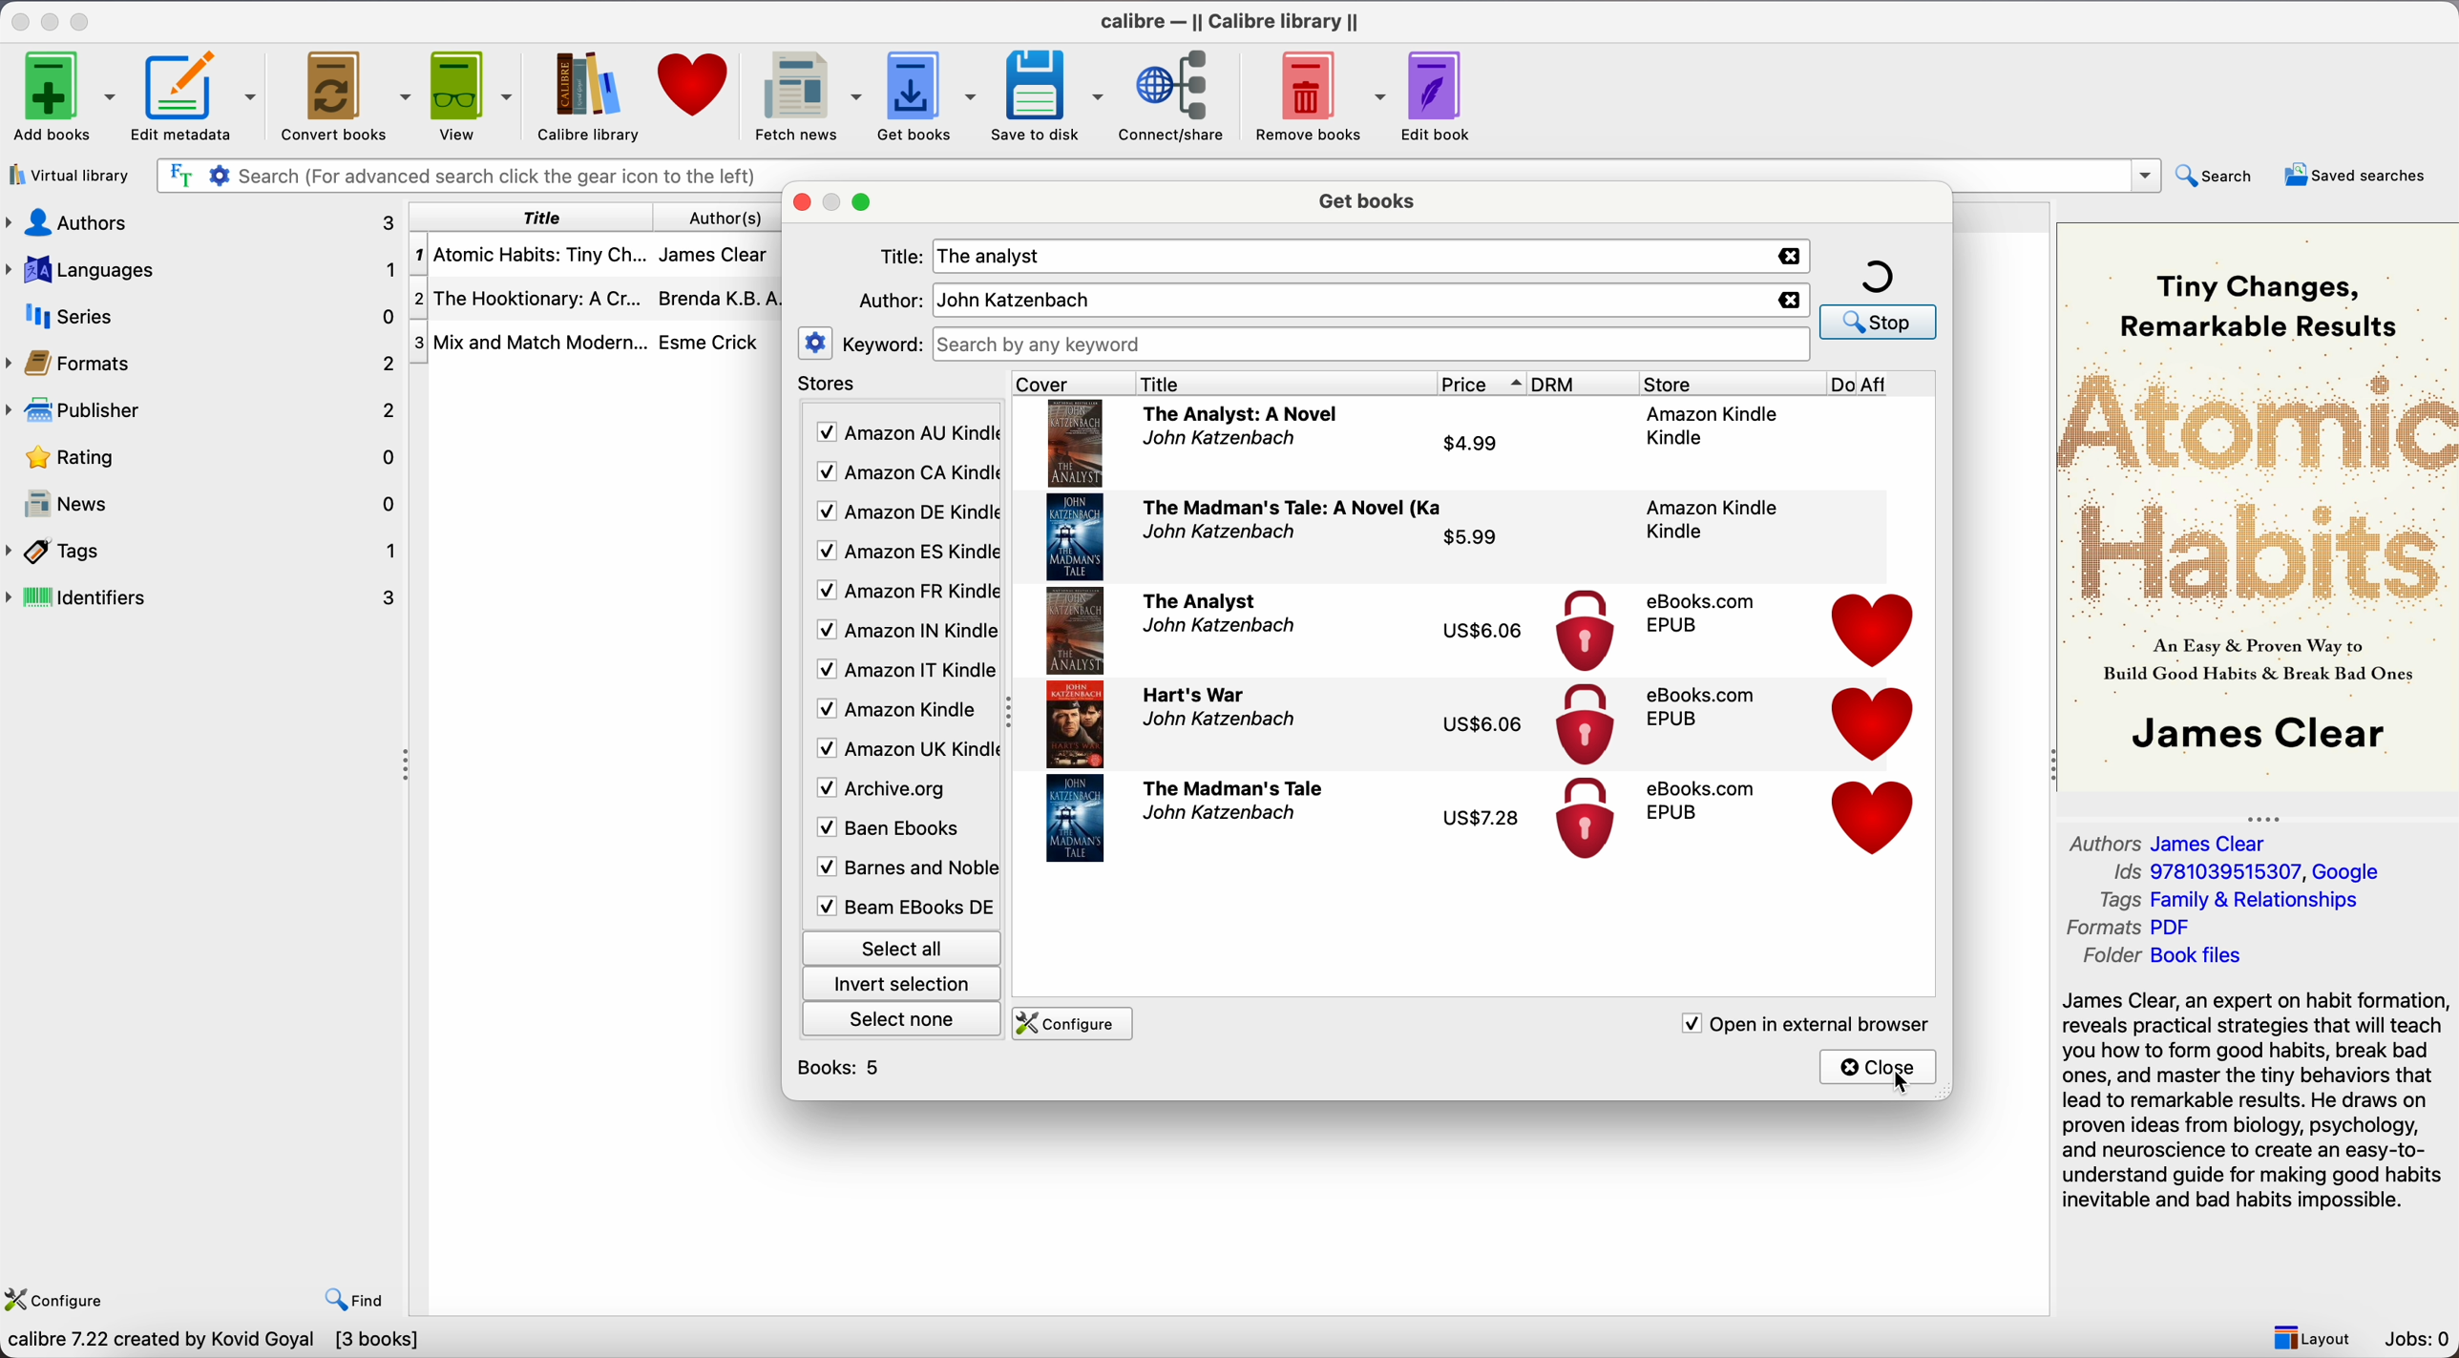 The height and width of the screenshot is (1358, 2459). What do you see at coordinates (206, 457) in the screenshot?
I see `rating` at bounding box center [206, 457].